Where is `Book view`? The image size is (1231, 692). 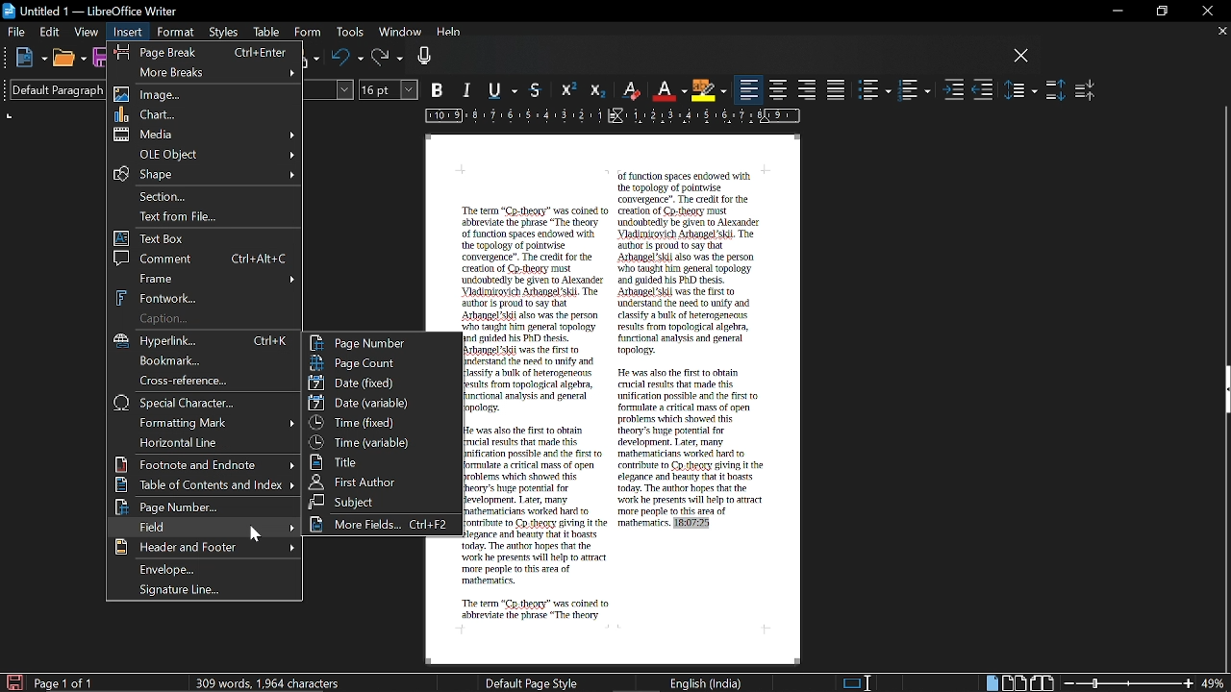
Book view is located at coordinates (1043, 682).